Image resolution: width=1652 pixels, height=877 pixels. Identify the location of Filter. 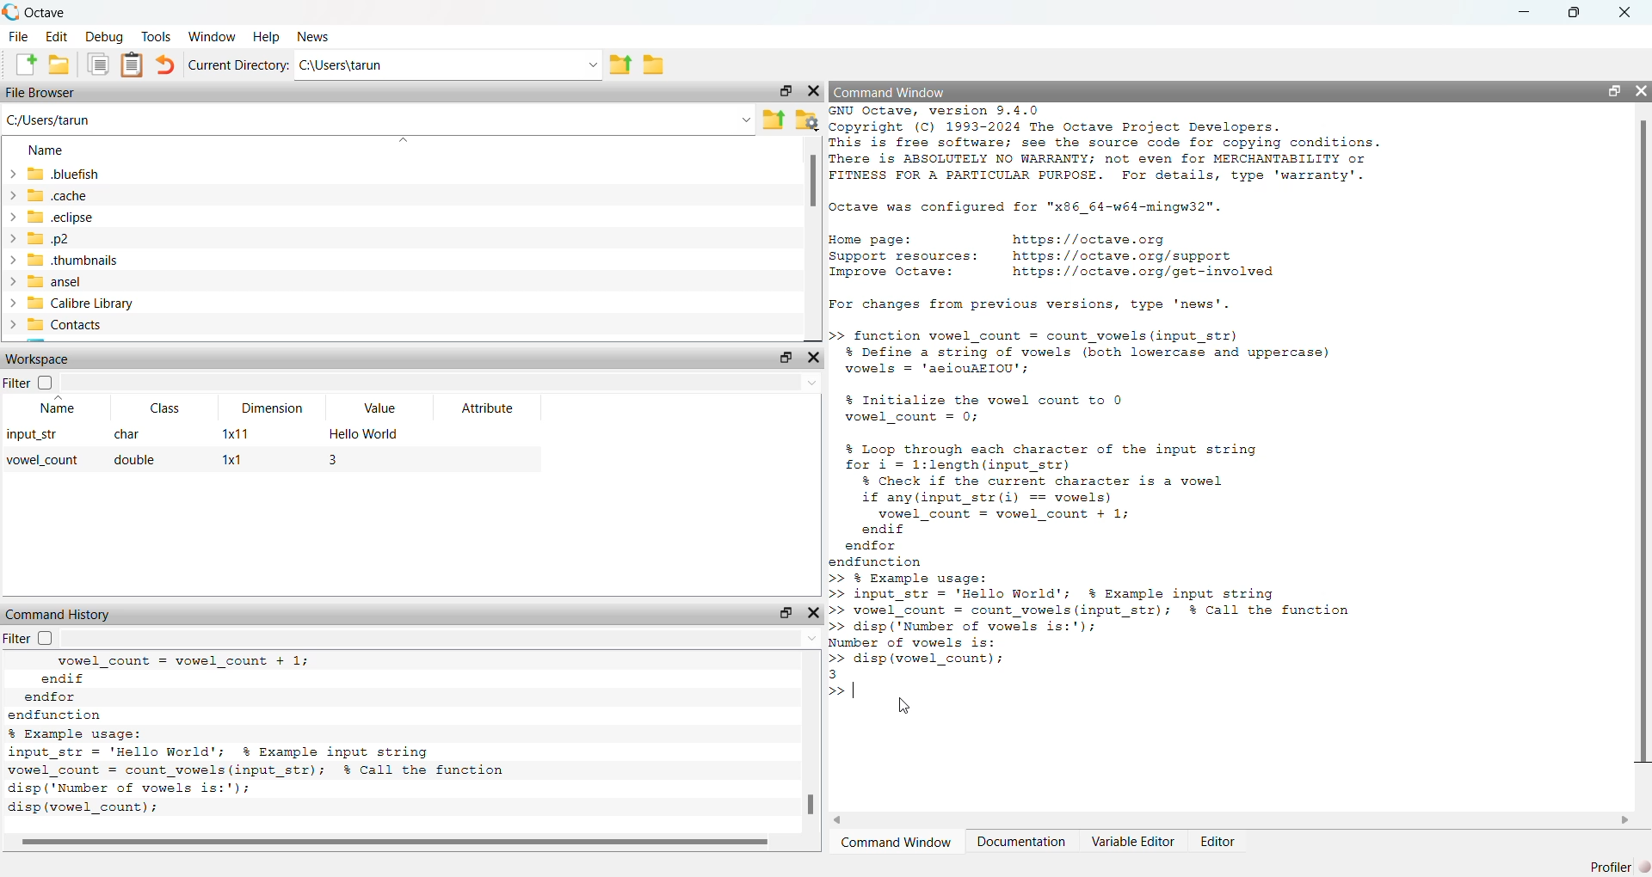
(28, 638).